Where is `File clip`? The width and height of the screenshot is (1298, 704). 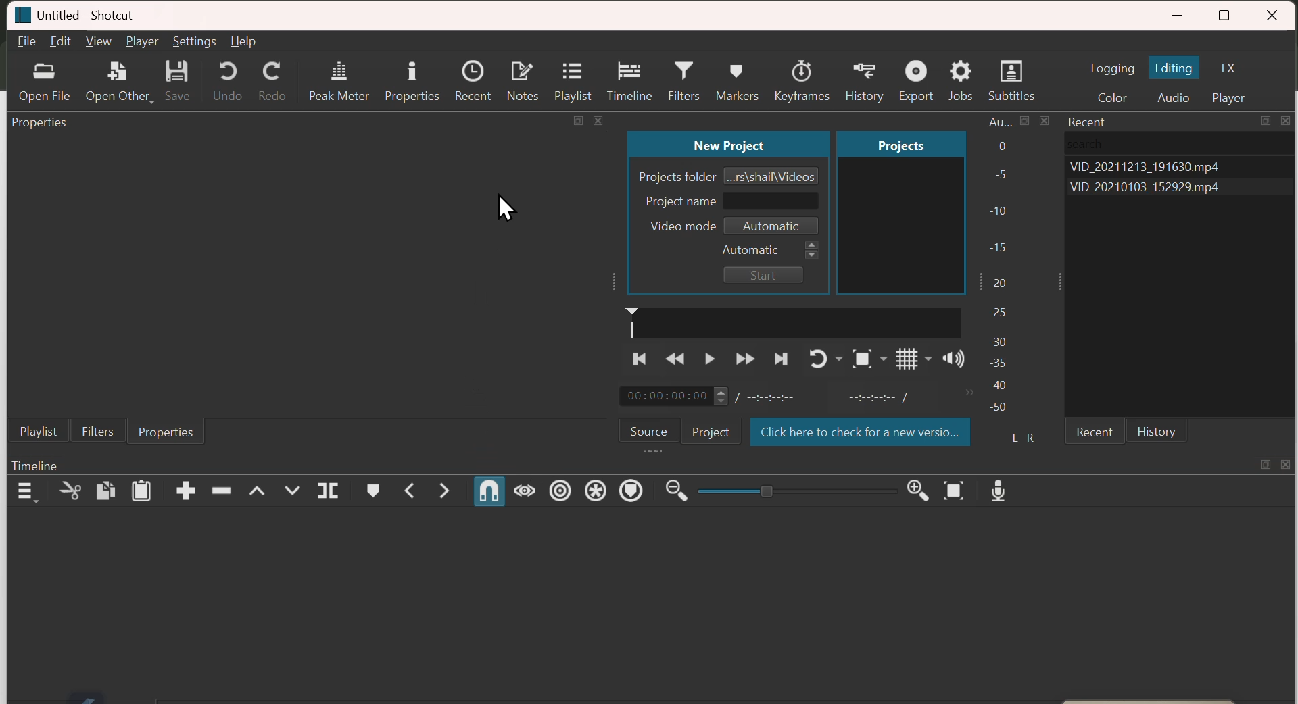
File clip is located at coordinates (1179, 166).